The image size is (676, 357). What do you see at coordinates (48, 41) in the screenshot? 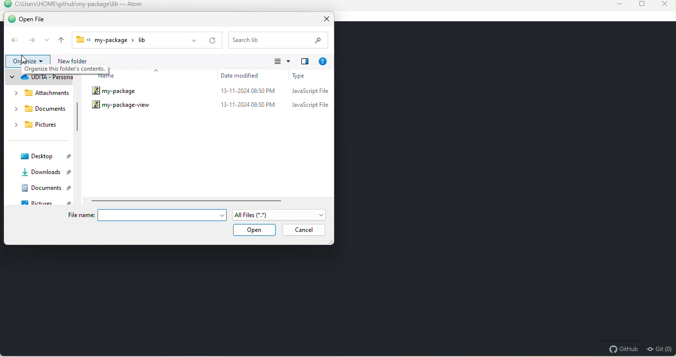
I see `recent location ` at bounding box center [48, 41].